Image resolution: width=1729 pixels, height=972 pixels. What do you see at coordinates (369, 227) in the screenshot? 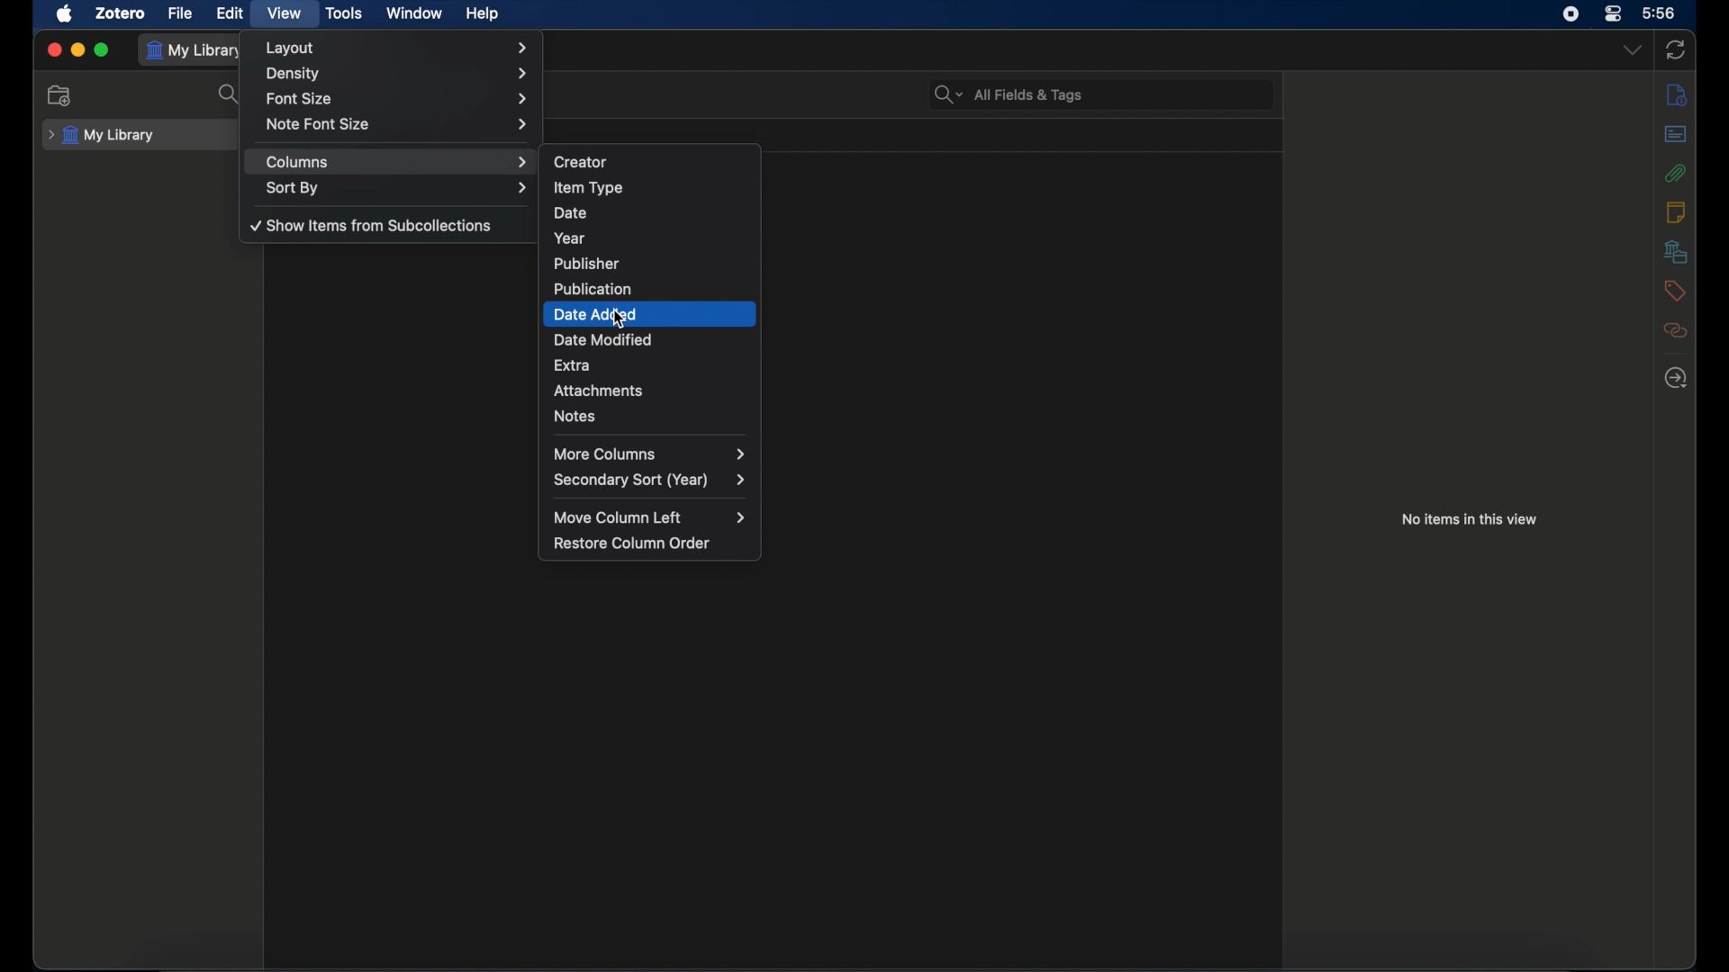
I see `show items from sub collections` at bounding box center [369, 227].